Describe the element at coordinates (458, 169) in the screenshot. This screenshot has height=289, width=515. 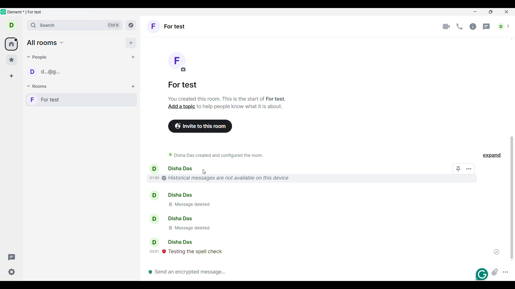
I see `Pin` at that location.